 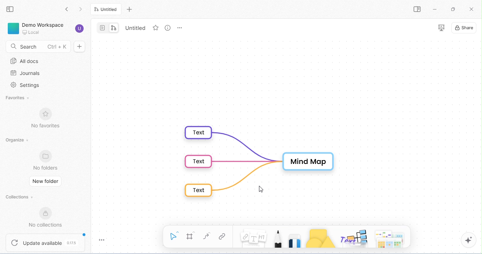 What do you see at coordinates (20, 196) in the screenshot?
I see `collections` at bounding box center [20, 196].